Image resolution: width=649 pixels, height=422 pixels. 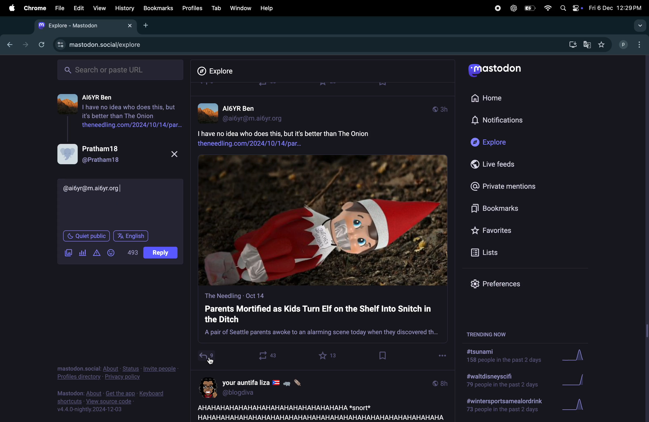 I want to click on Post, so click(x=162, y=254).